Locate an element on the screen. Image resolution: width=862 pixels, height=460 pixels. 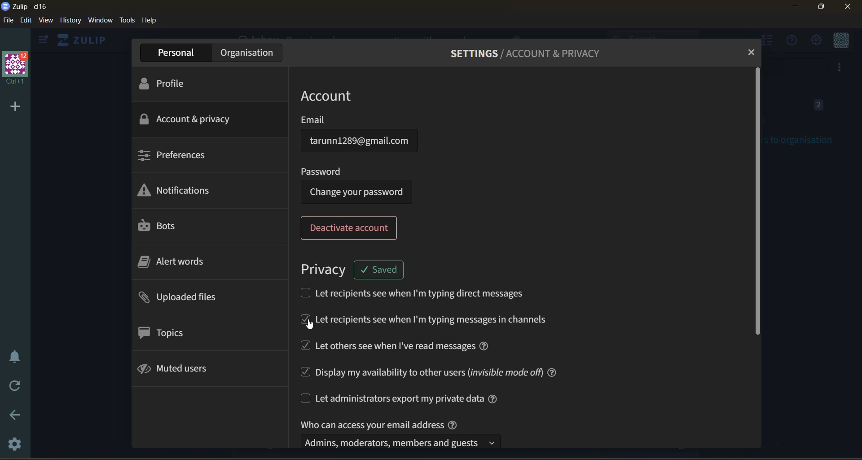
ZULIP is located at coordinates (85, 40).